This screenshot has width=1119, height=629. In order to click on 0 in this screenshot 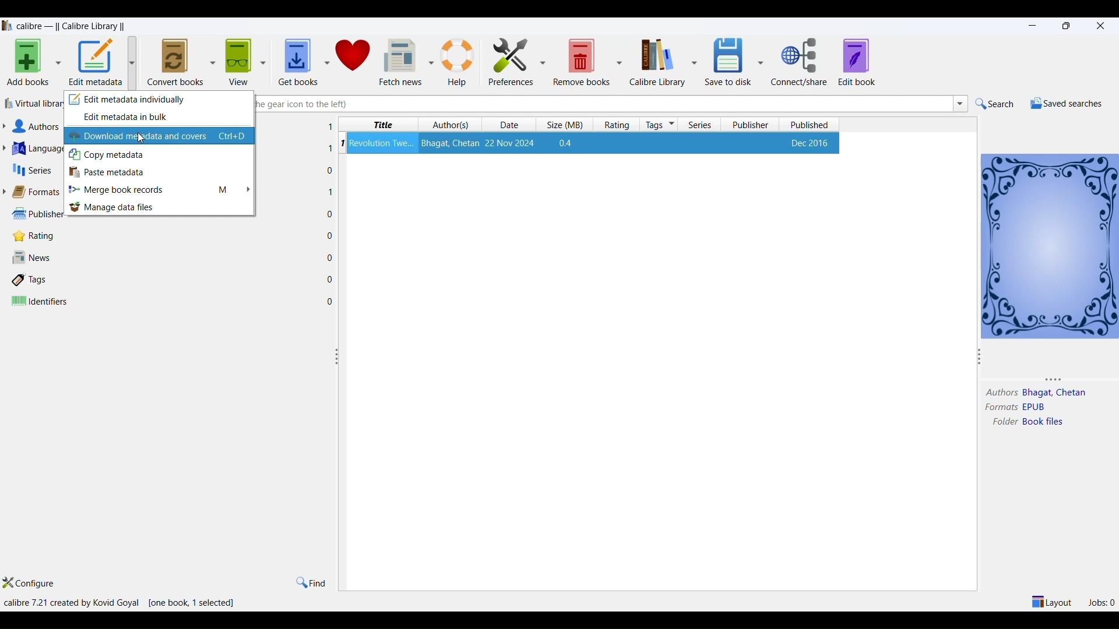, I will do `click(330, 256)`.